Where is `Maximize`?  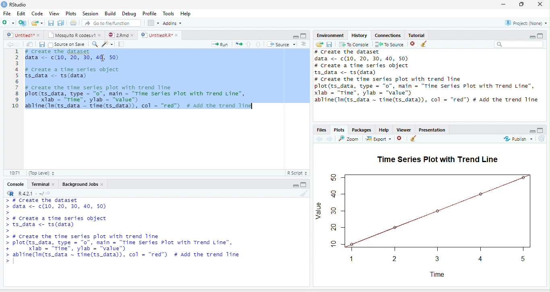 Maximize is located at coordinates (541, 130).